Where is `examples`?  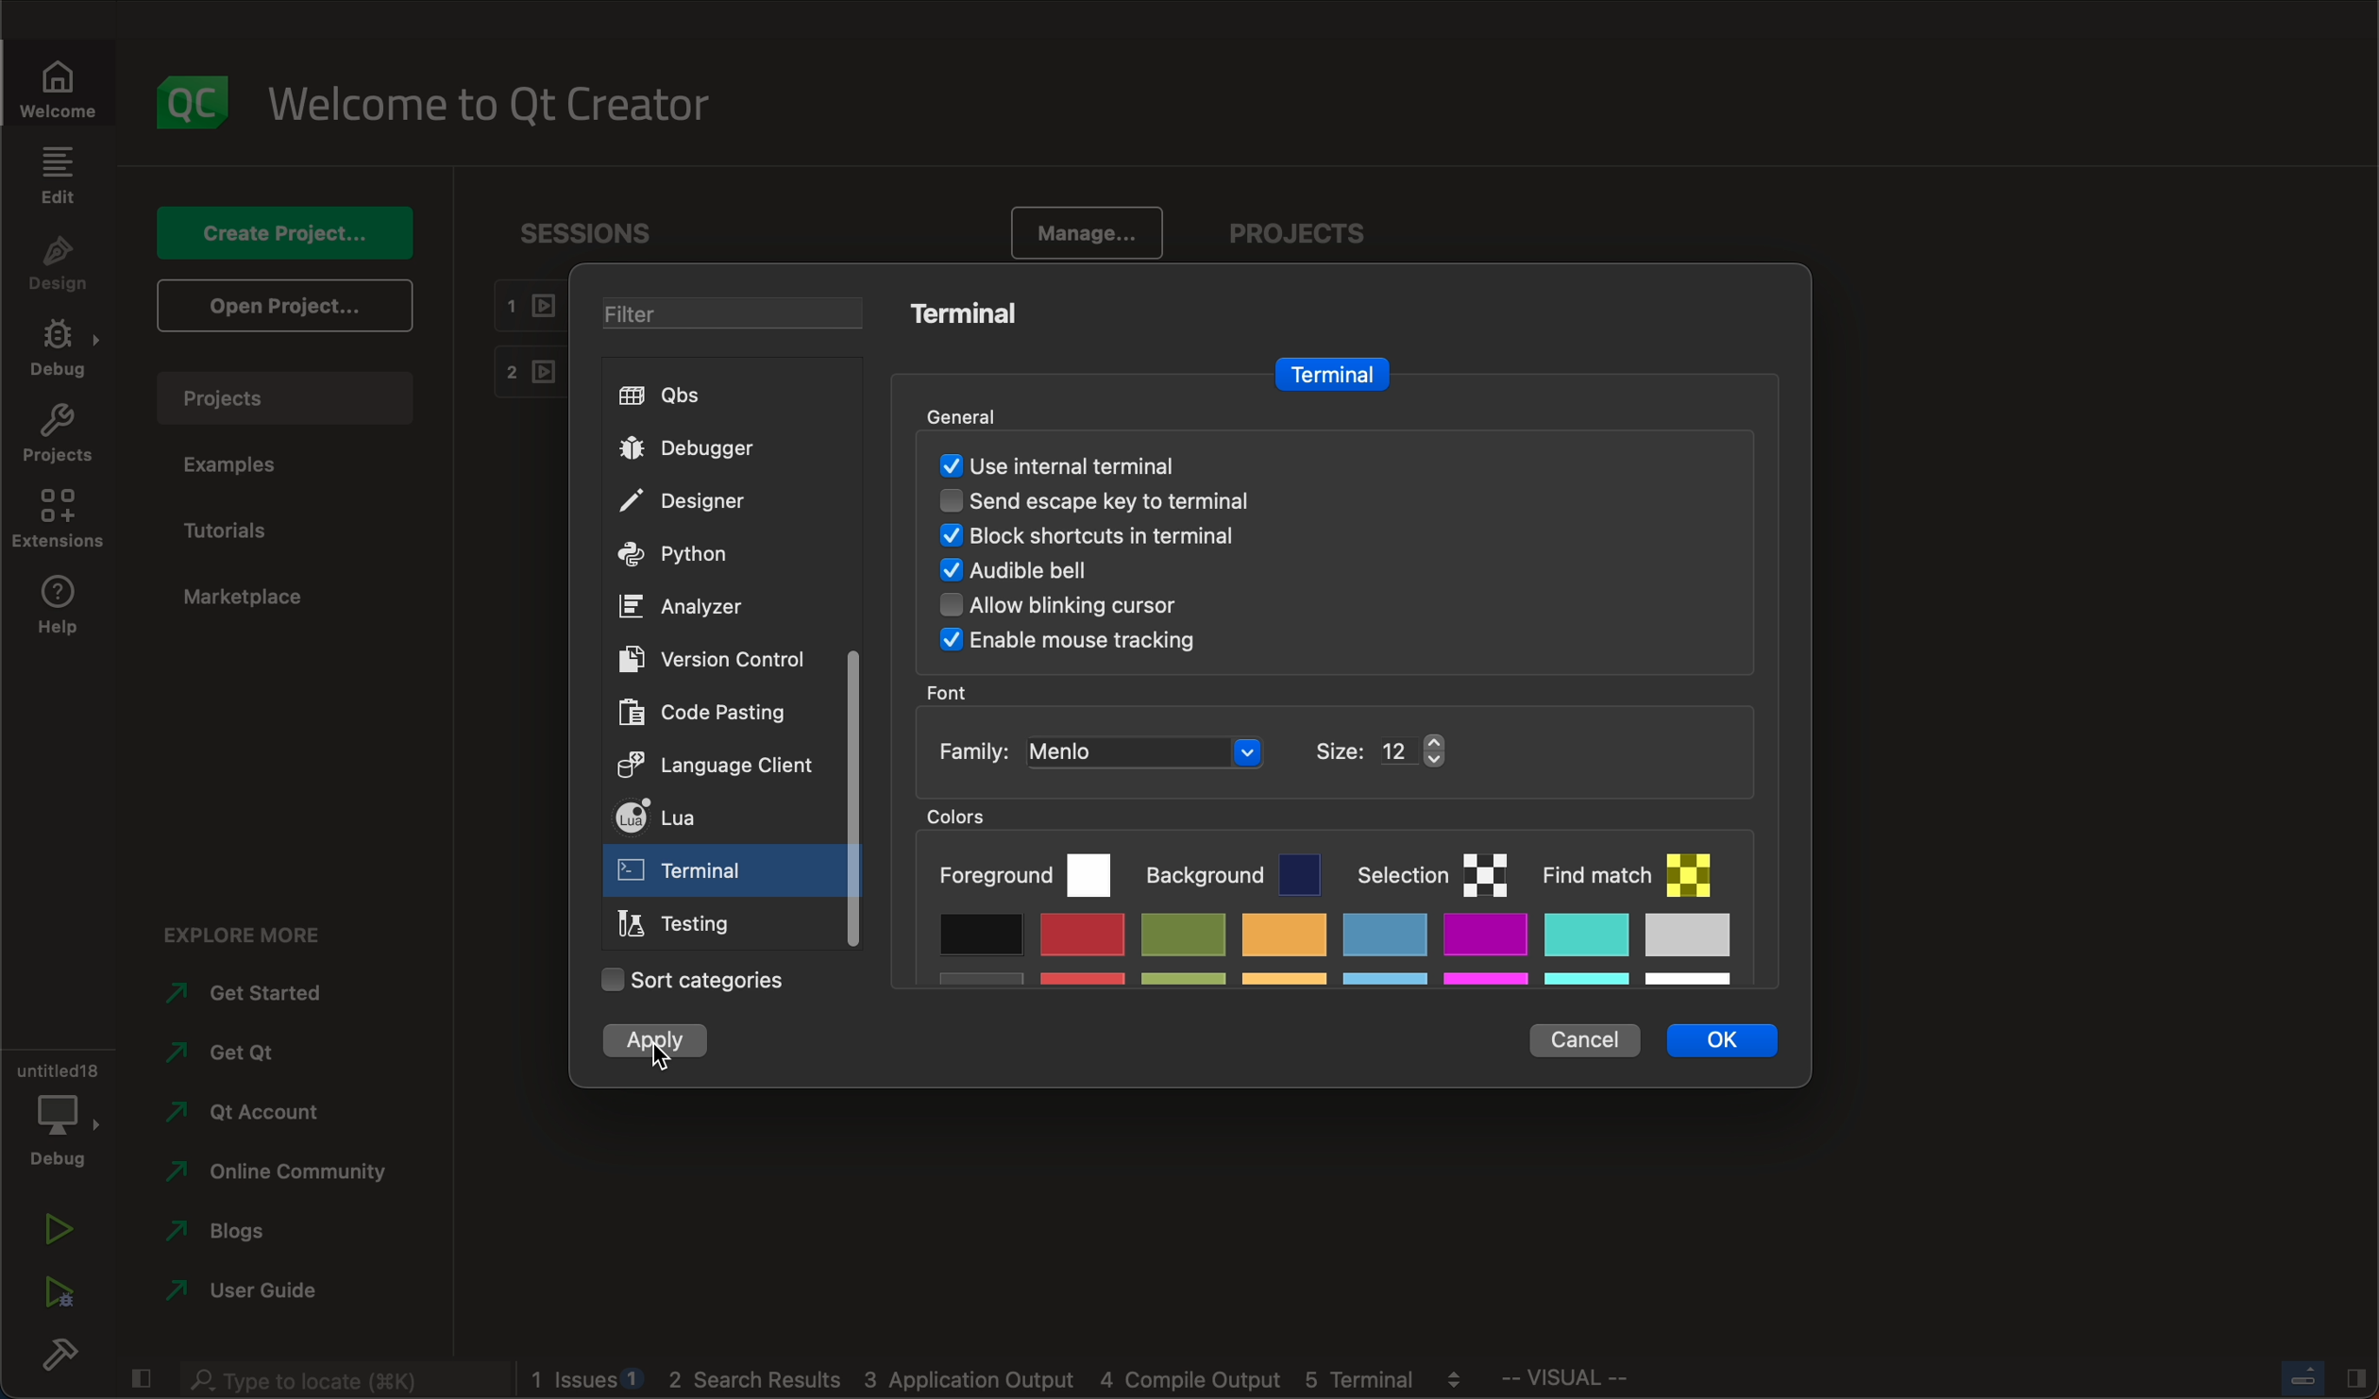
examples is located at coordinates (249, 465).